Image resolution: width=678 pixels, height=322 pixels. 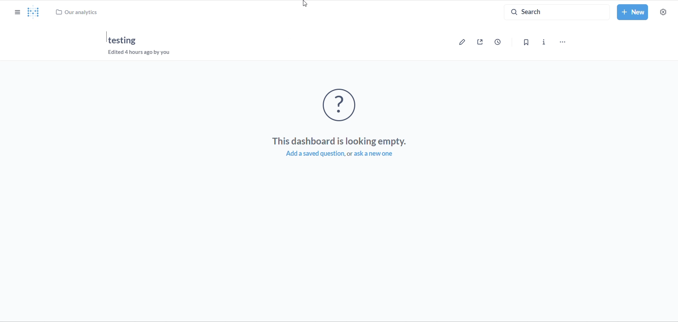 I want to click on edit, so click(x=462, y=44).